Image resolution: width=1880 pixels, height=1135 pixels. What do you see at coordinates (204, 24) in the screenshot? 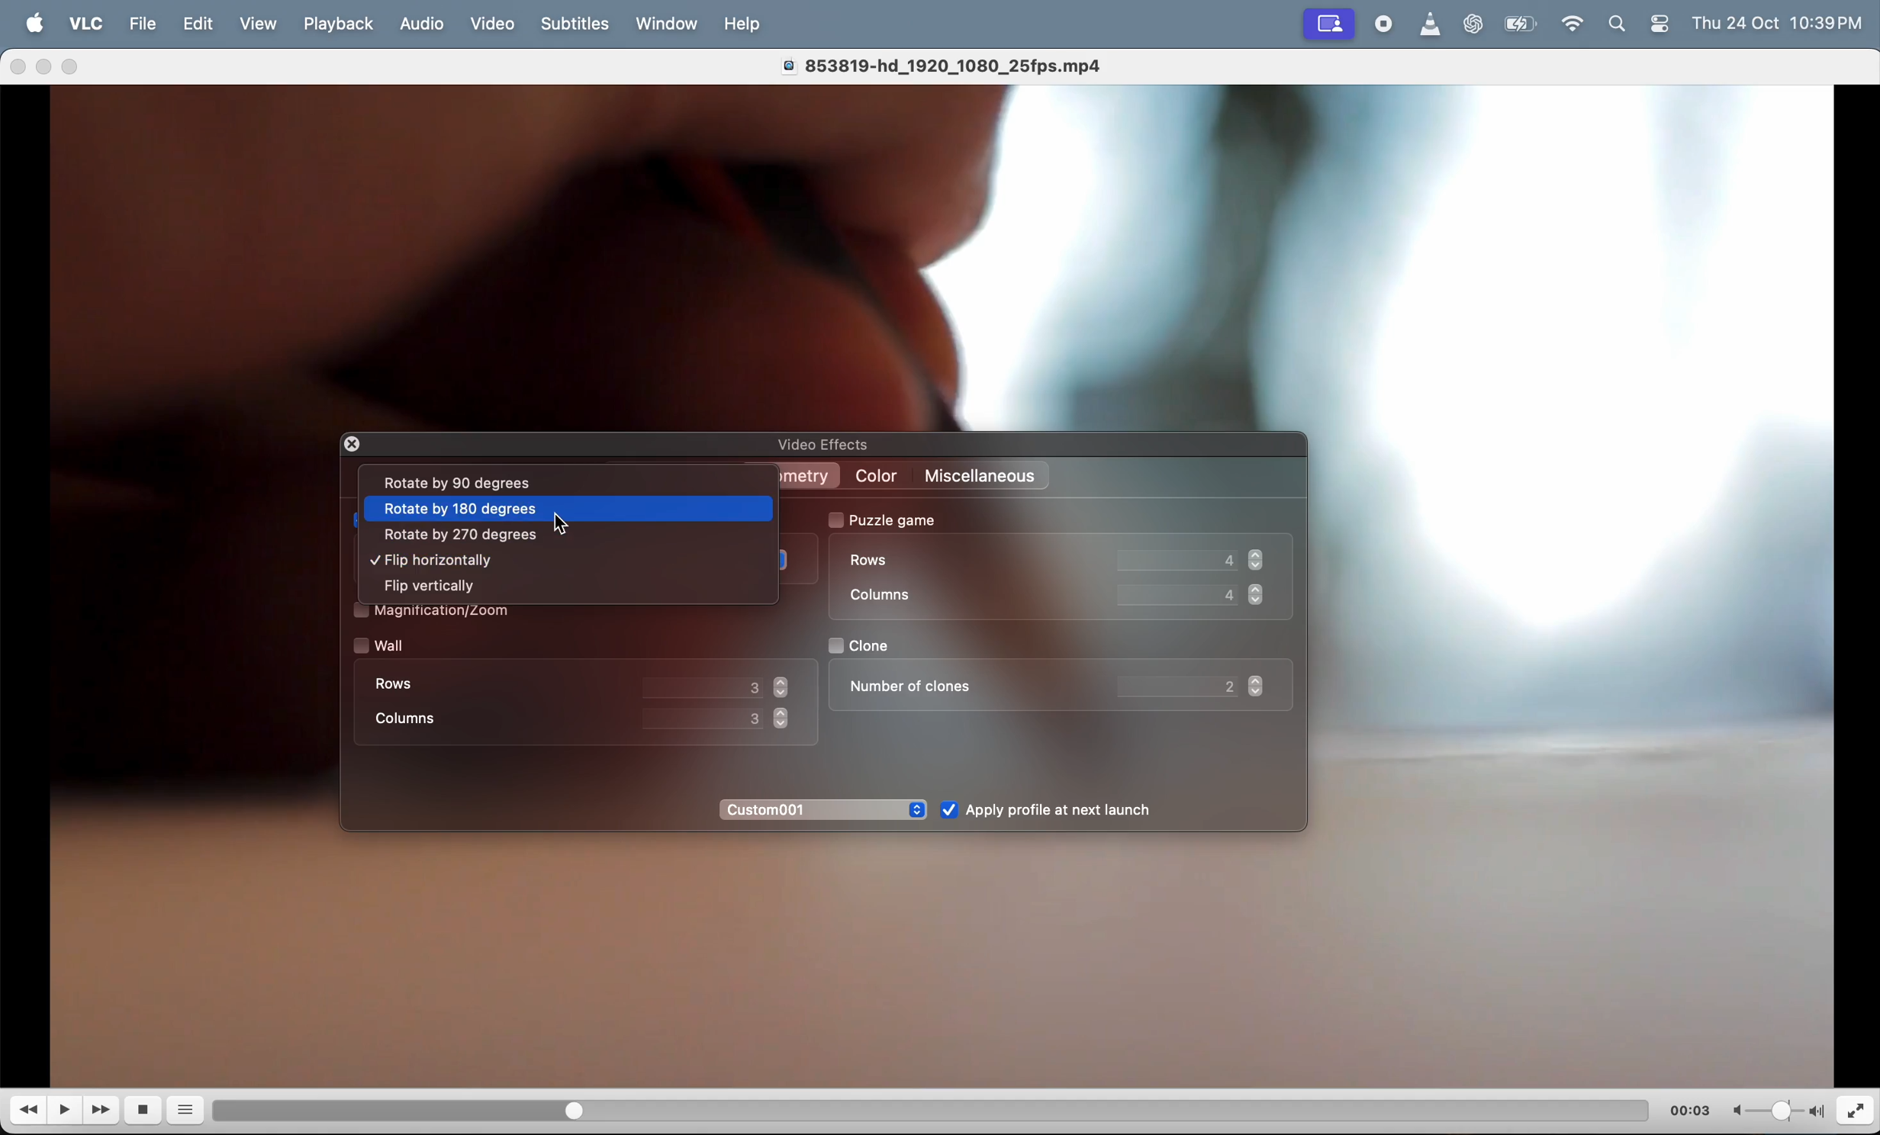
I see `edit` at bounding box center [204, 24].